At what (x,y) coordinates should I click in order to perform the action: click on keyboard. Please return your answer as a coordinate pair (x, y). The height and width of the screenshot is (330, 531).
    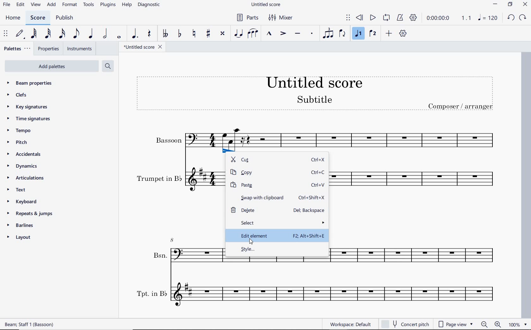
    Looking at the image, I should click on (23, 201).